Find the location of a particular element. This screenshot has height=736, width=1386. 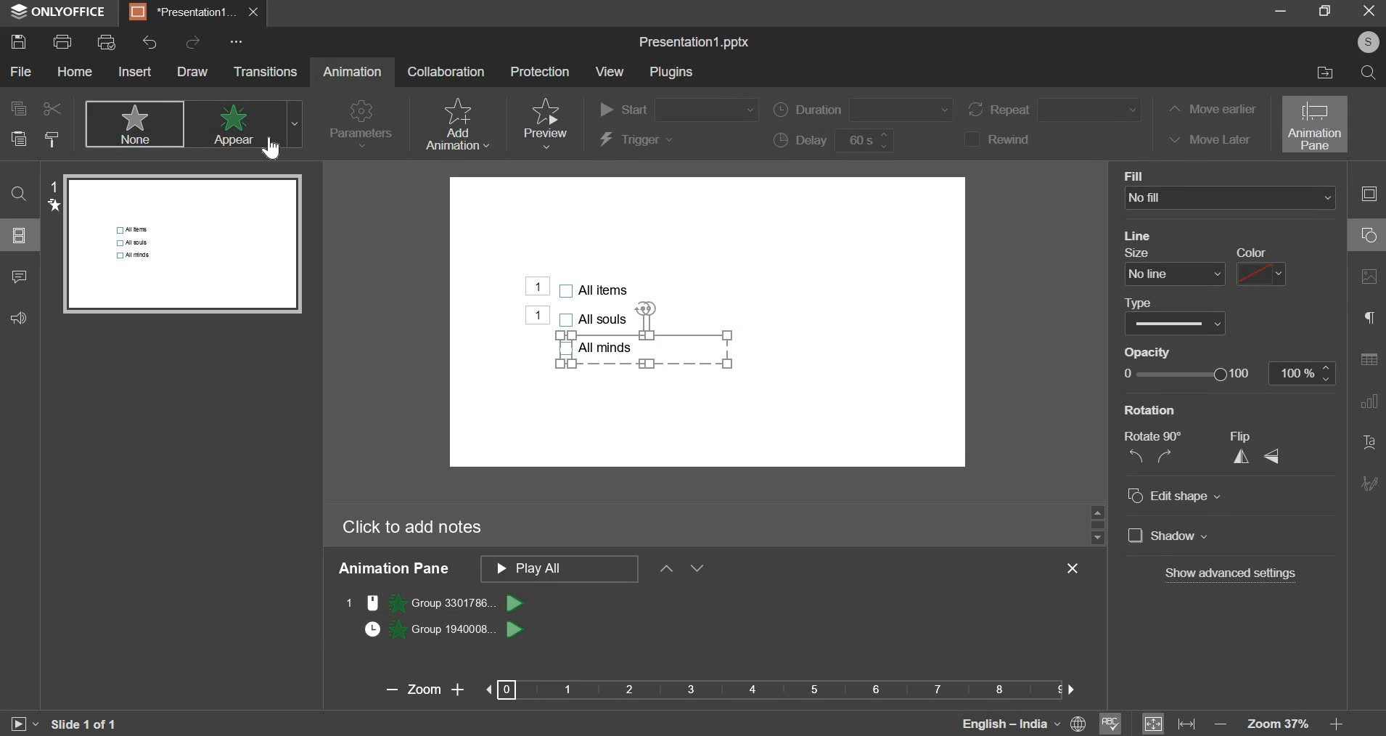

find is located at coordinates (19, 194).